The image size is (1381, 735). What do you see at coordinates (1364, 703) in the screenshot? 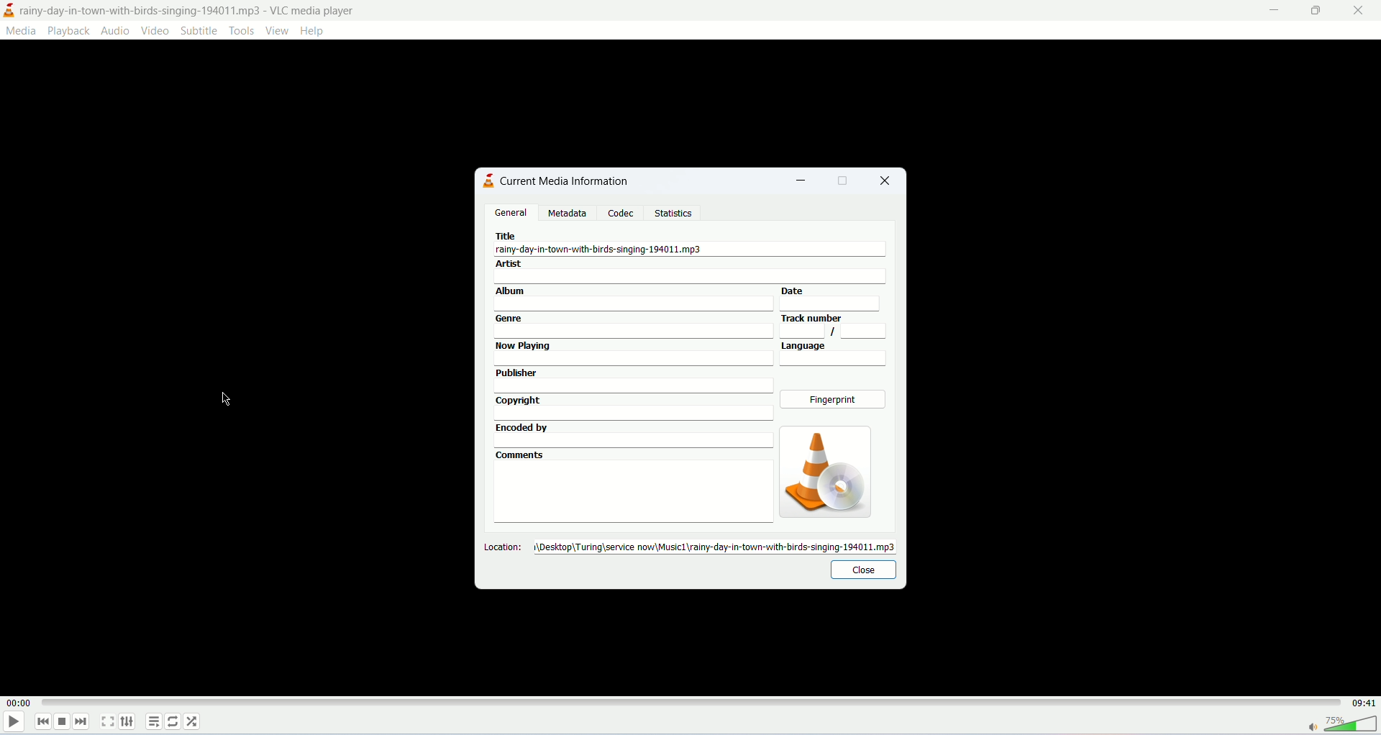
I see `total time` at bounding box center [1364, 703].